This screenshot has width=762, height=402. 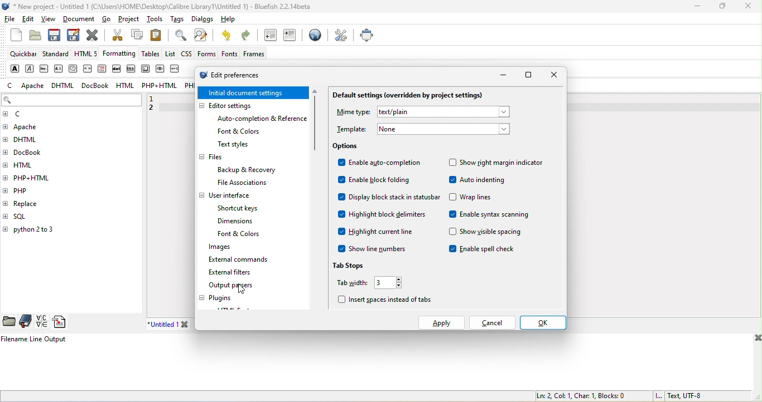 What do you see at coordinates (45, 68) in the screenshot?
I see `abbreviation` at bounding box center [45, 68].